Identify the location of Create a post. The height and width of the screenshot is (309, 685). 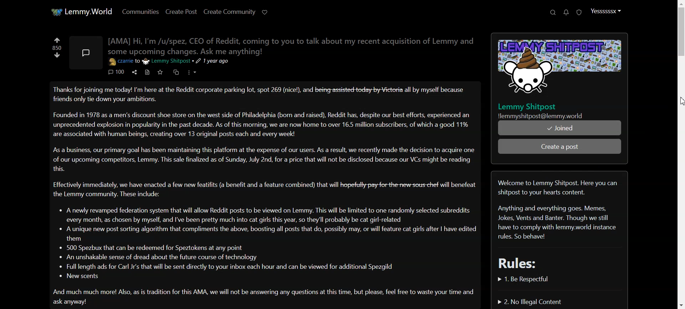
(559, 147).